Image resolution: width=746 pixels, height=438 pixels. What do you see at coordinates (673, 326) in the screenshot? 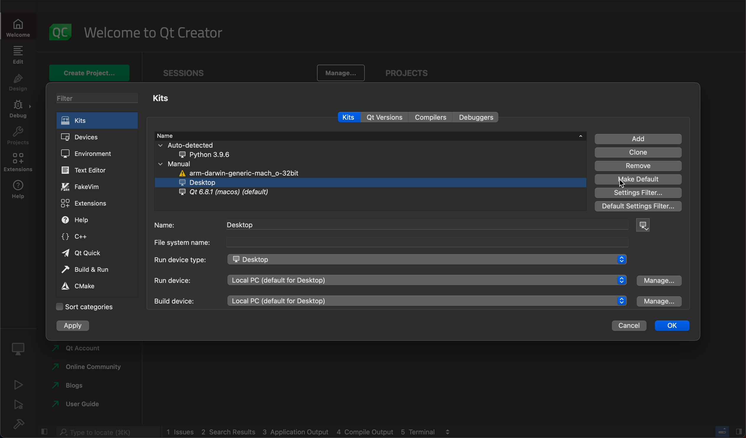
I see `ok` at bounding box center [673, 326].